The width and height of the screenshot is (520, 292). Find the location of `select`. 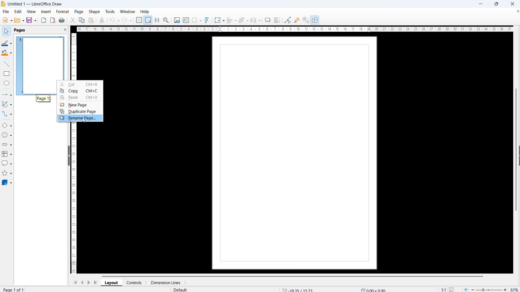

select is located at coordinates (6, 31).